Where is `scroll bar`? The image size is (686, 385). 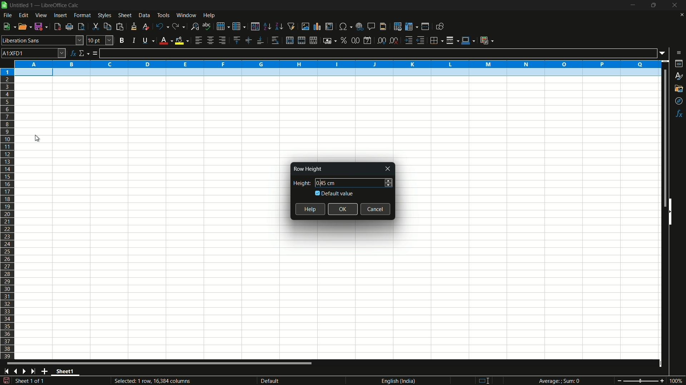
scroll bar is located at coordinates (661, 138).